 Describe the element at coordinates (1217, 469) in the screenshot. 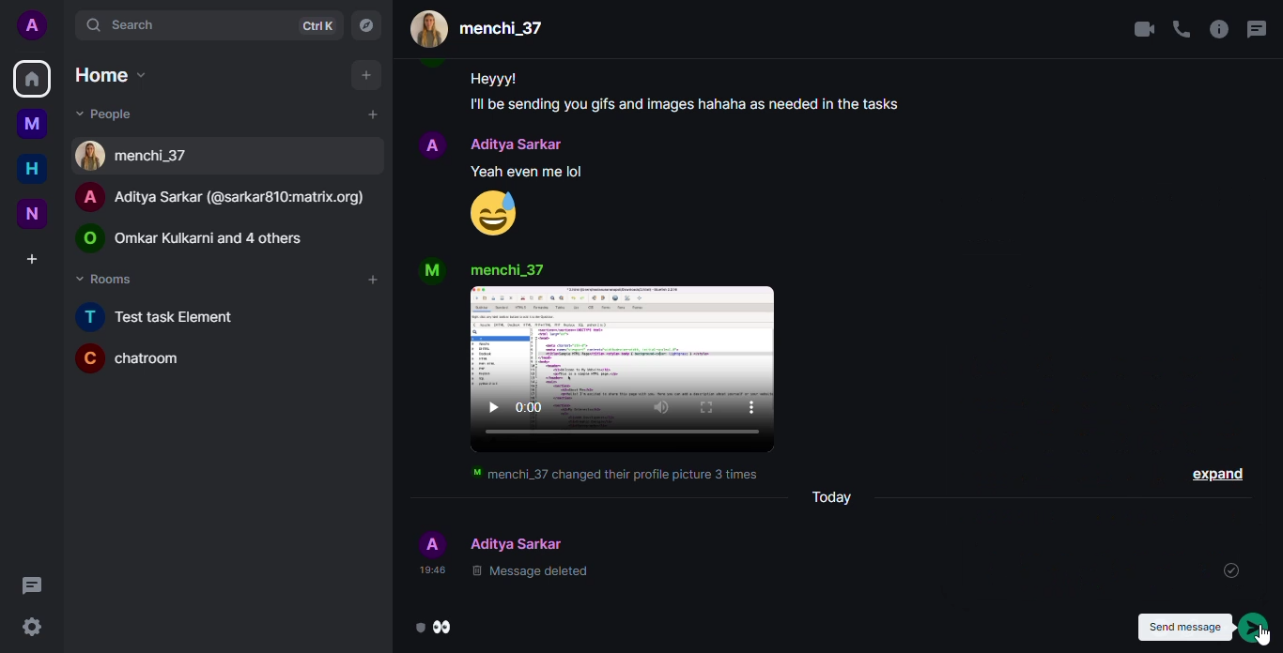

I see `expand` at that location.